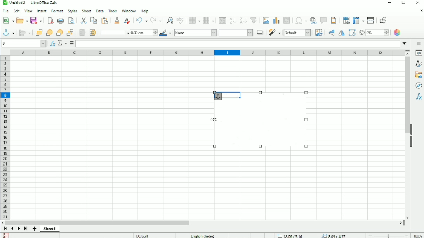 Image resolution: width=424 pixels, height=238 pixels. I want to click on Crop image, so click(319, 33).